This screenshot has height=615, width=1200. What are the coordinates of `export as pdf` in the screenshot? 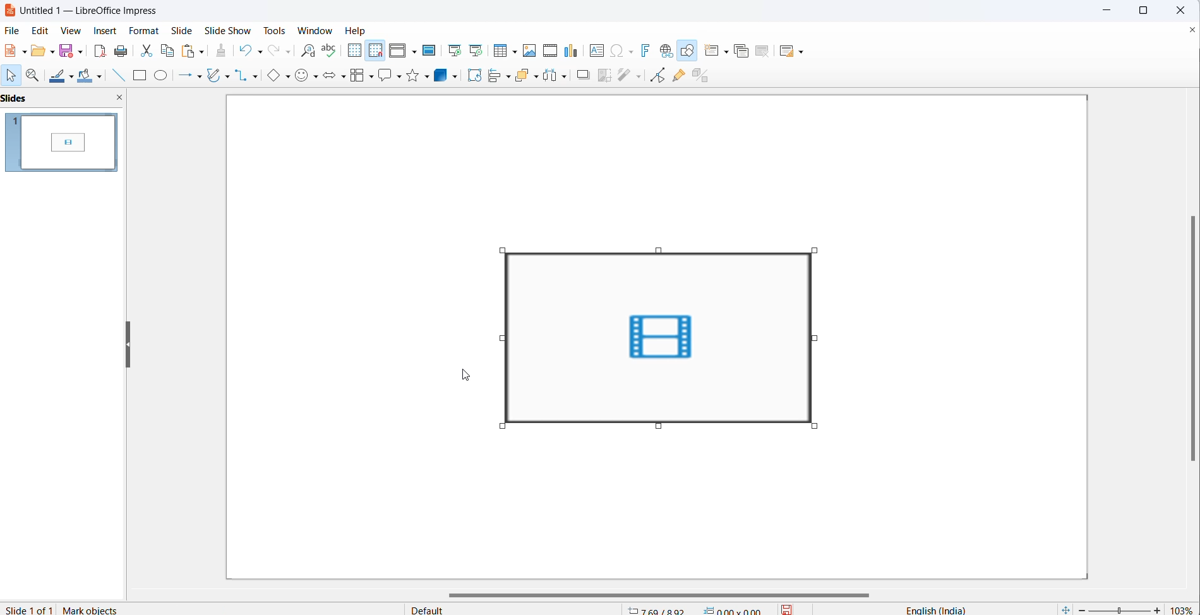 It's located at (99, 51).